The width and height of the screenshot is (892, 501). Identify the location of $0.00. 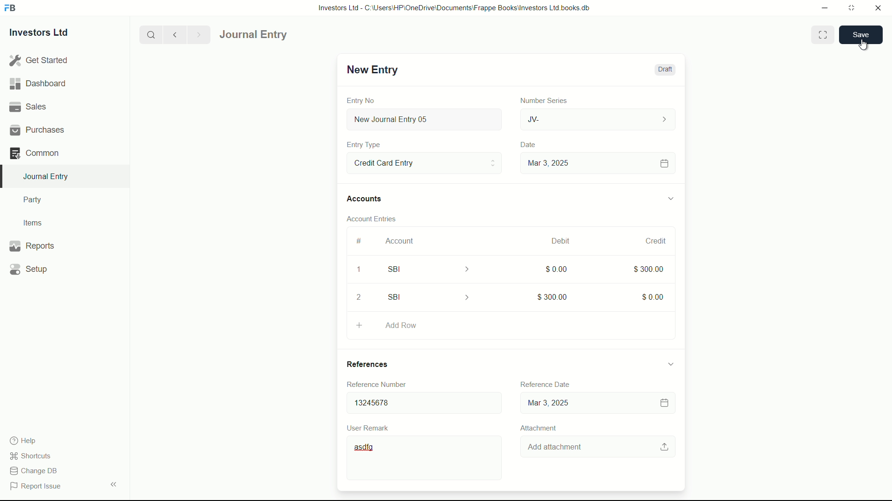
(554, 269).